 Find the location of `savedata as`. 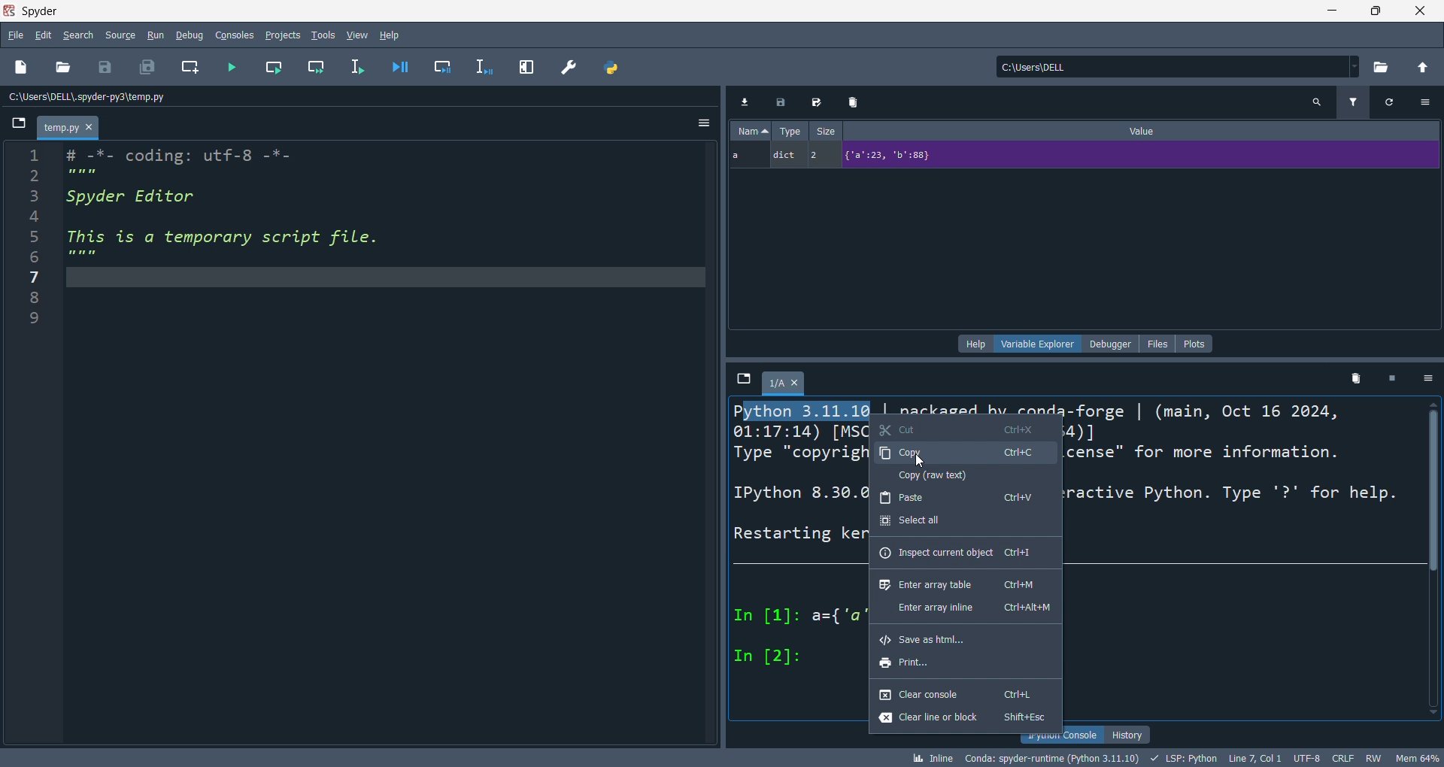

savedata as is located at coordinates (820, 100).